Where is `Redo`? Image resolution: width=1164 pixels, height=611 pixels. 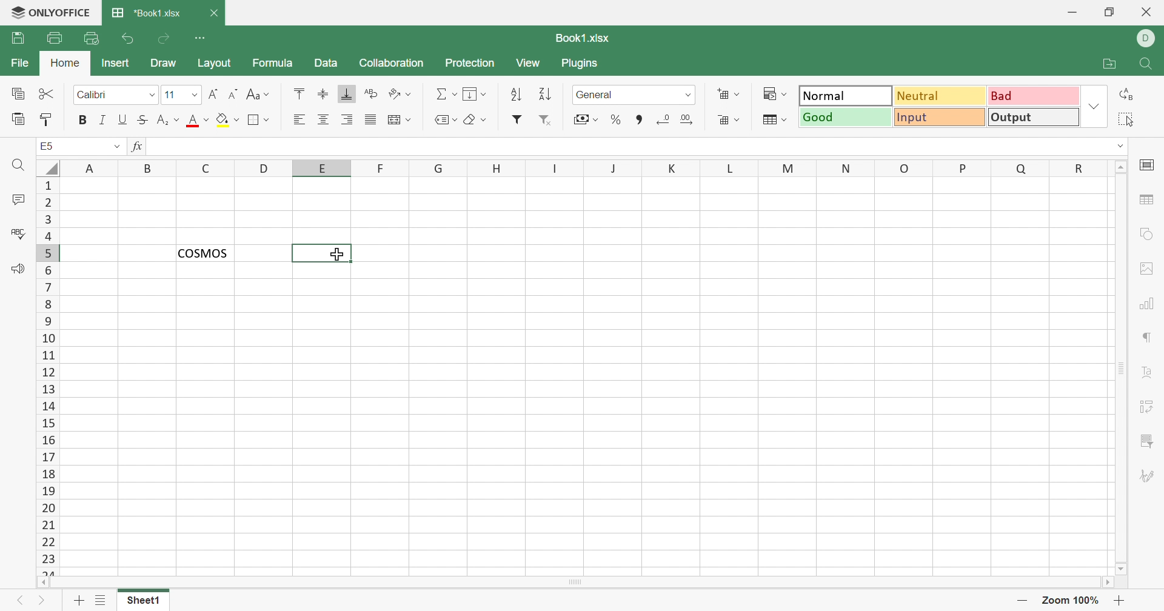 Redo is located at coordinates (164, 42).